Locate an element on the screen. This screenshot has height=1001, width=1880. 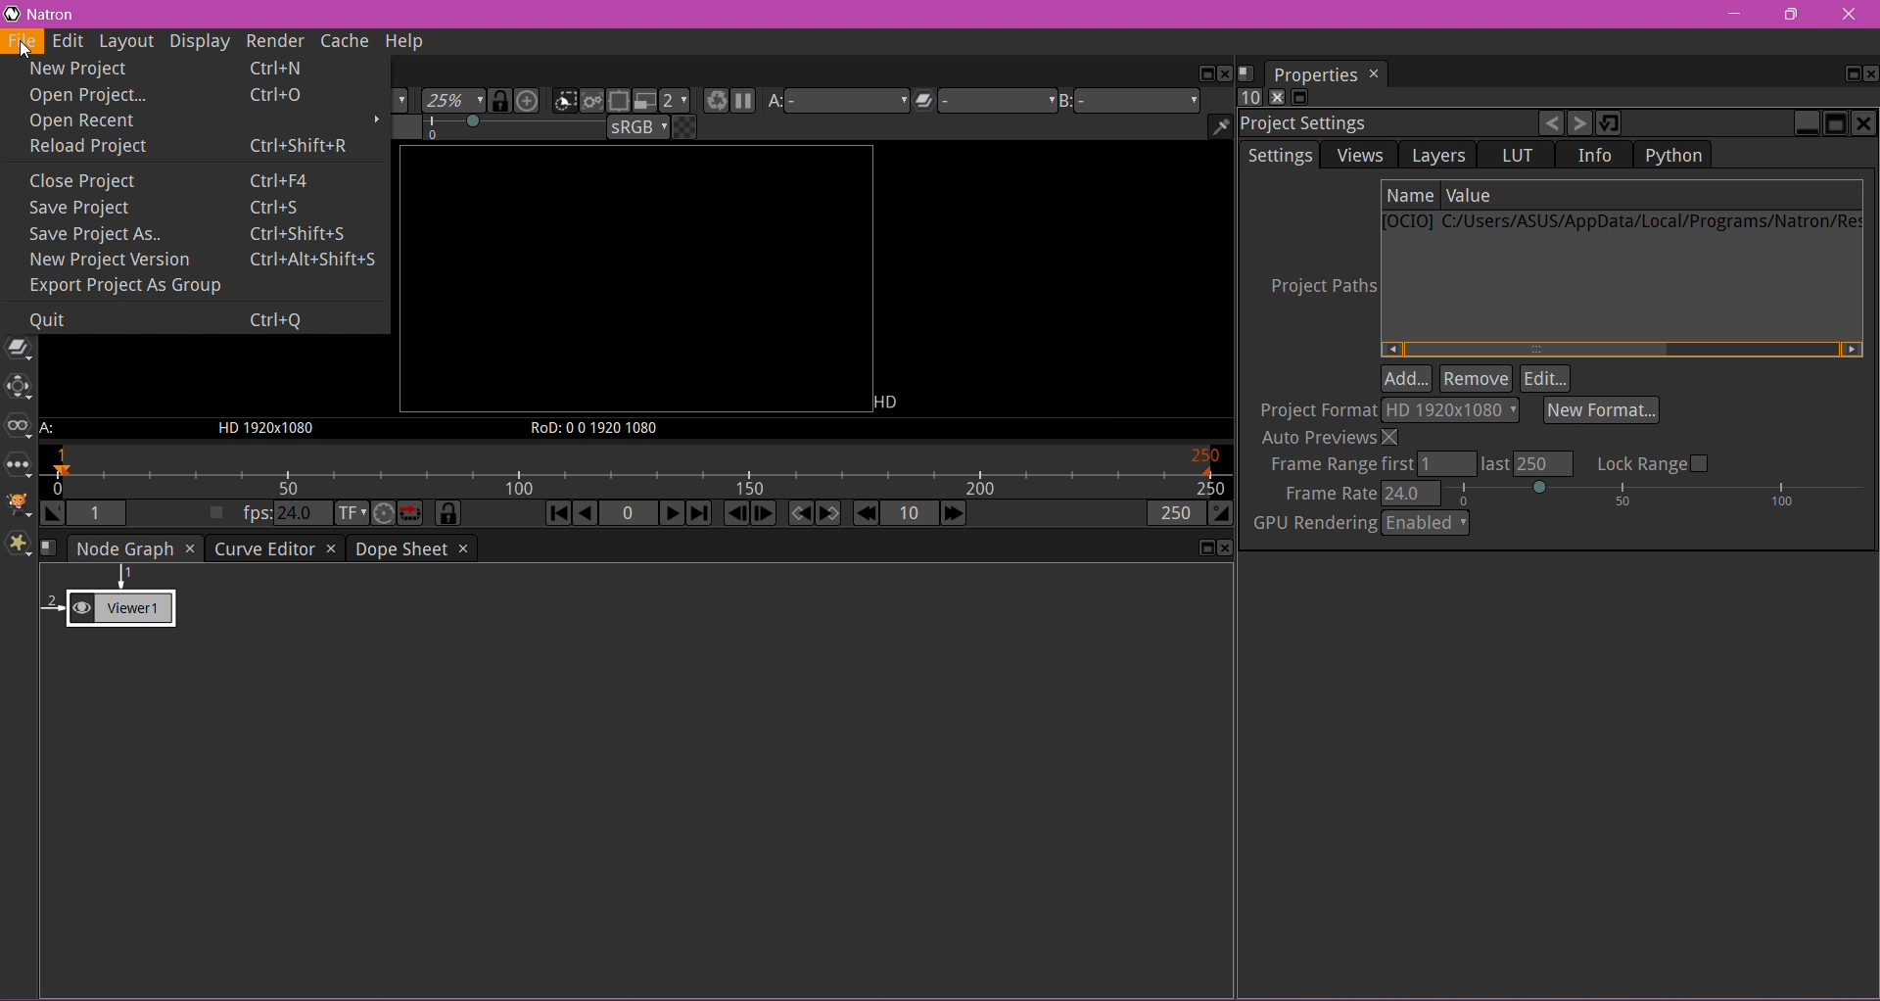
 is located at coordinates (1219, 128).